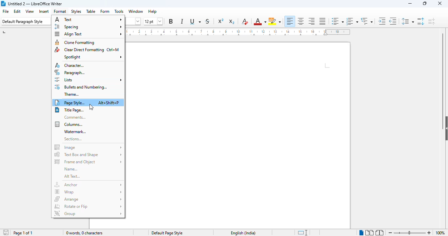 This screenshot has height=236, width=448. I want to click on cursor, so click(91, 107).